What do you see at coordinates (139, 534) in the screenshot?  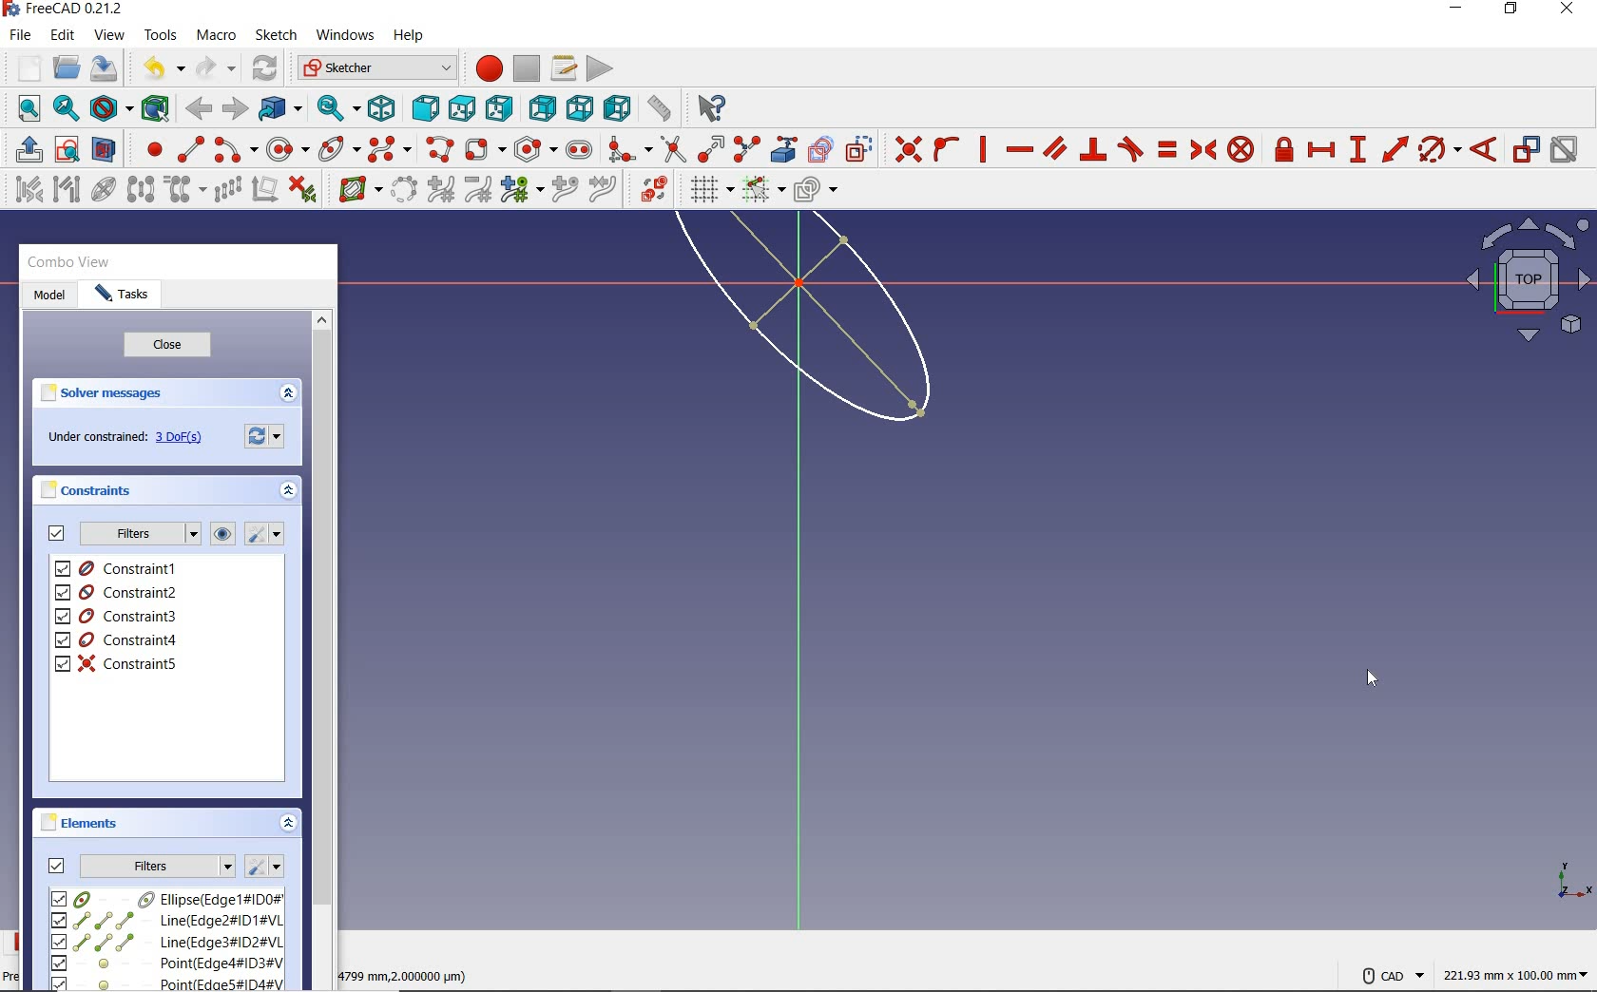 I see `filters` at bounding box center [139, 534].